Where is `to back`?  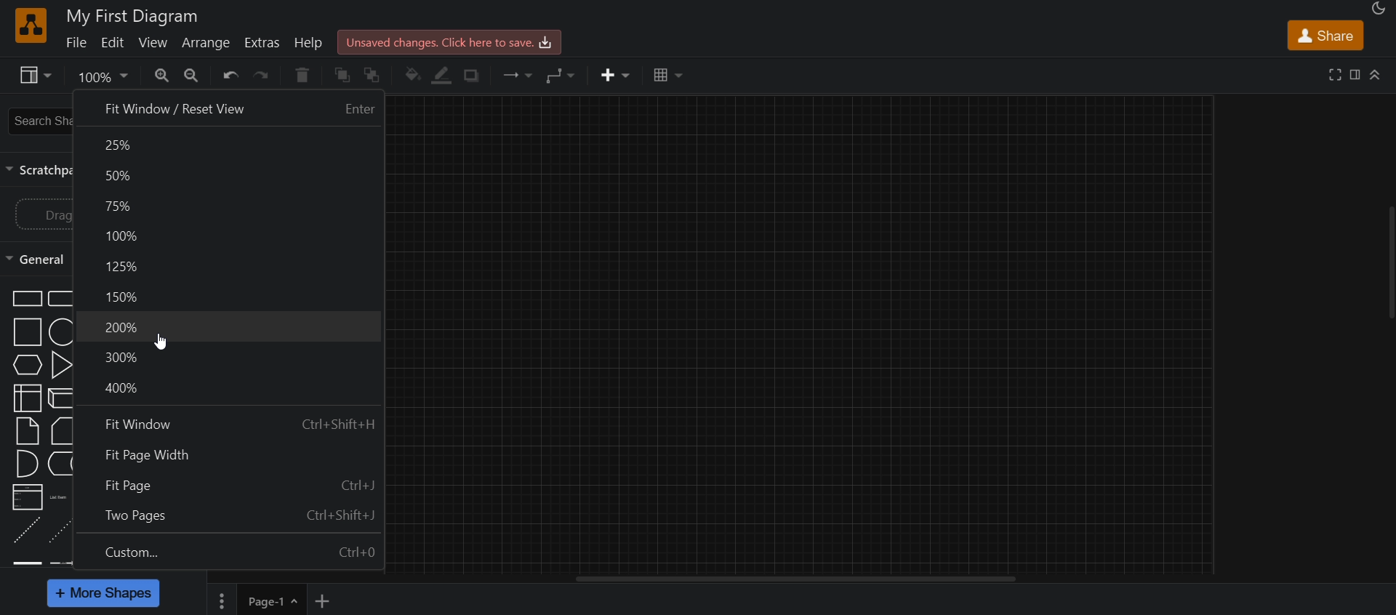
to back is located at coordinates (380, 74).